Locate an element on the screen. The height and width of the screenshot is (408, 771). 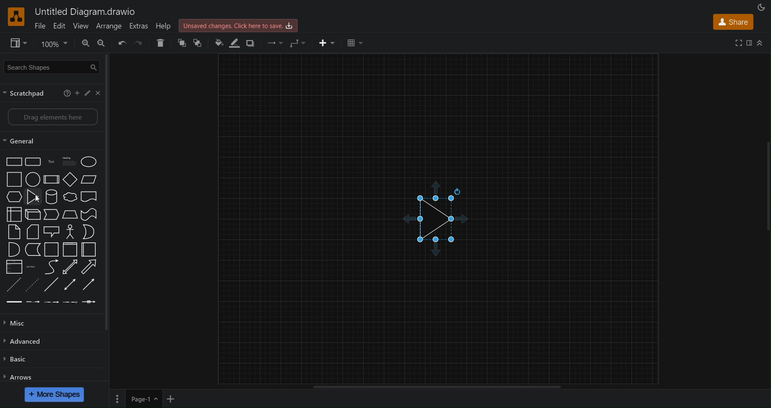
Search Shapes is located at coordinates (52, 67).